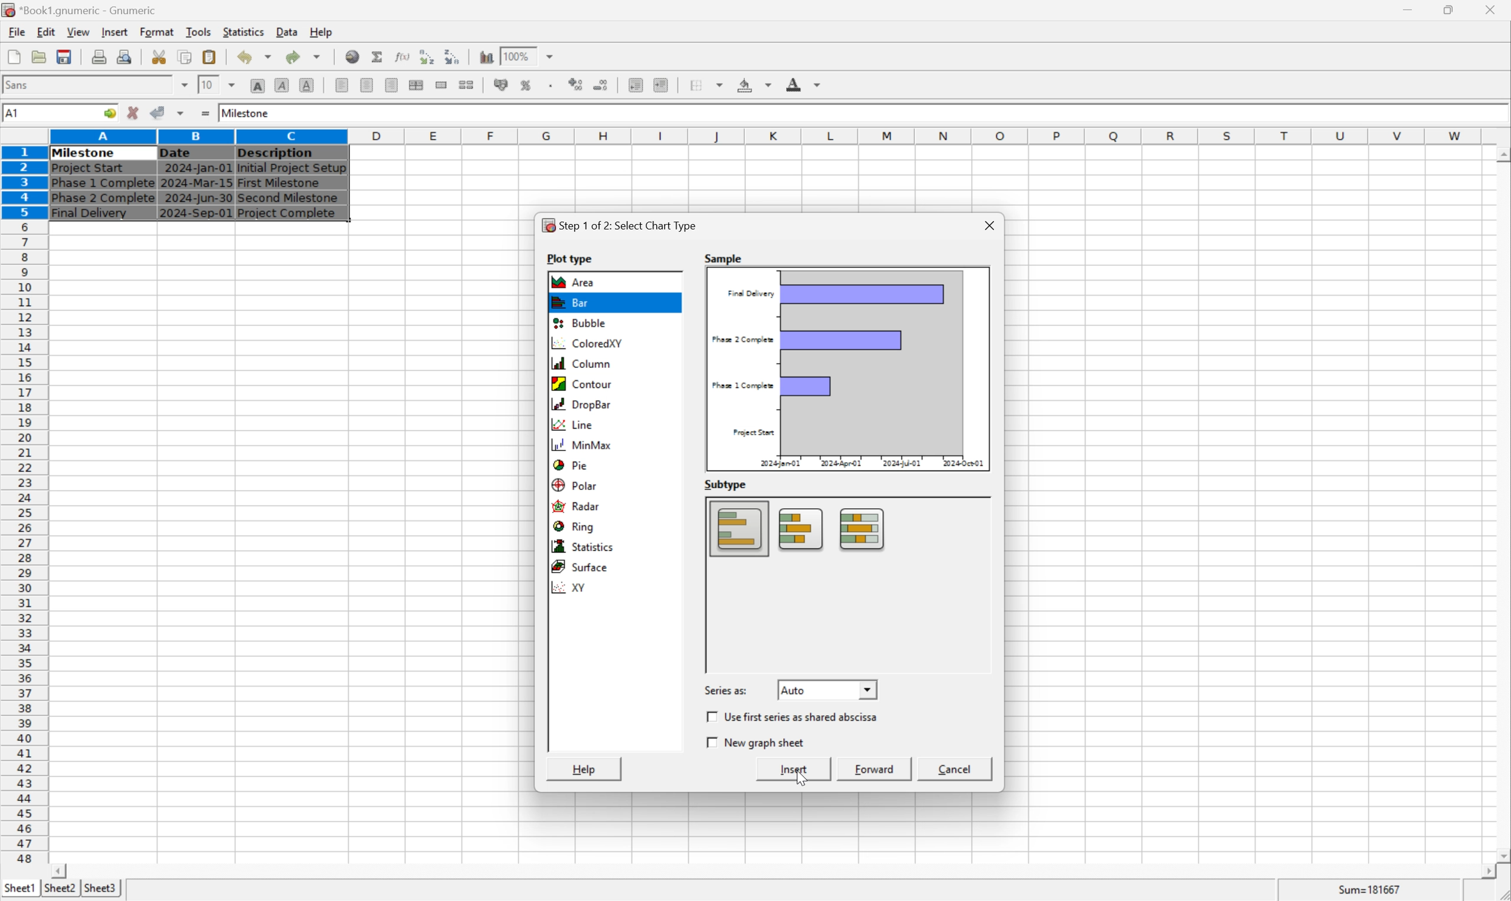  I want to click on sample bar chart, so click(850, 368).